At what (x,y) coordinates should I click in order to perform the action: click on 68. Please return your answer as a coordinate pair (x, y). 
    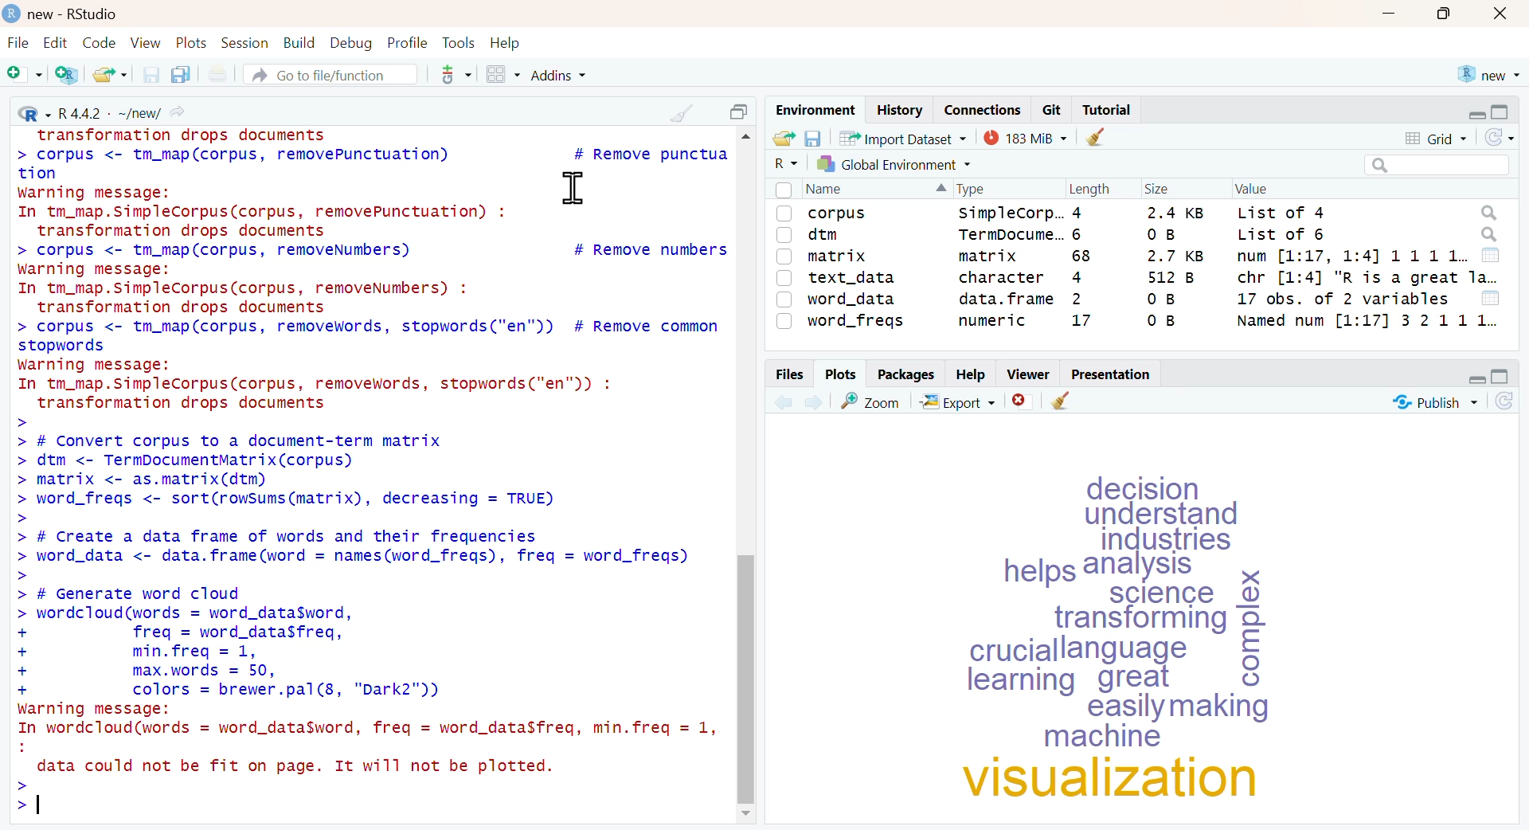
    Looking at the image, I should click on (1078, 256).